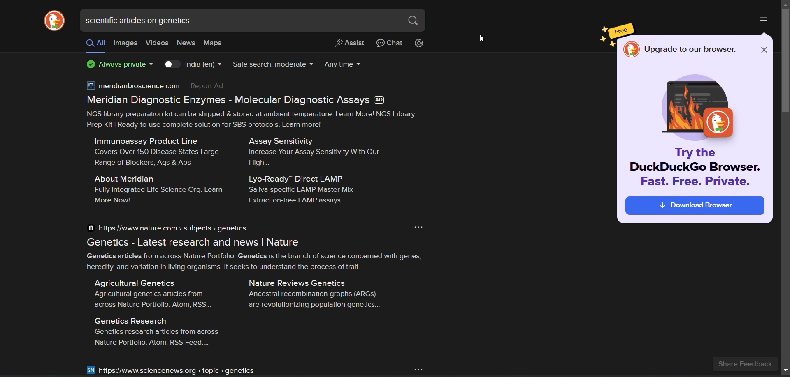  Describe the element at coordinates (251, 245) in the screenshot. I see `Nn https://www.nature.com > subjects > genetics se
Genetics - Latest research and news | Nature

Genetics articles from across Nature Portfolio. Genetics is the branch of science concerned with genes,
heredity, and variation in living organisms. It seeks to understand the process of trait` at that location.